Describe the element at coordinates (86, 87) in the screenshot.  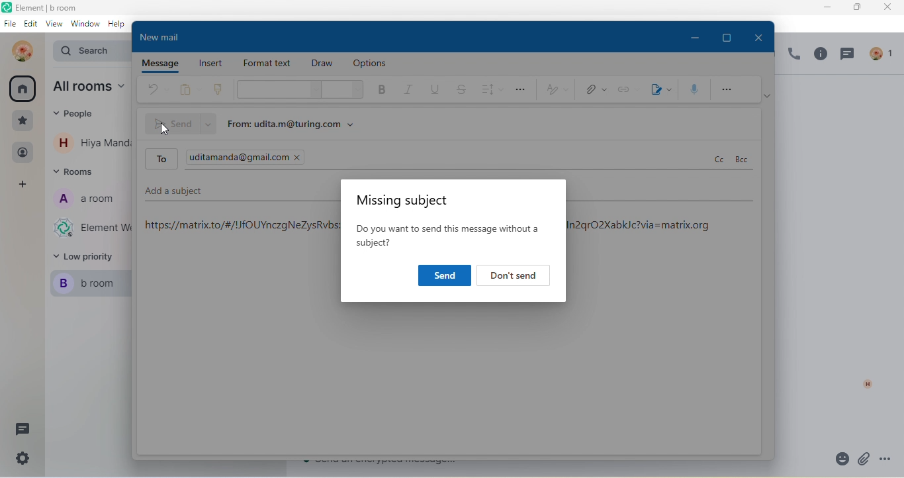
I see `all rooms` at that location.